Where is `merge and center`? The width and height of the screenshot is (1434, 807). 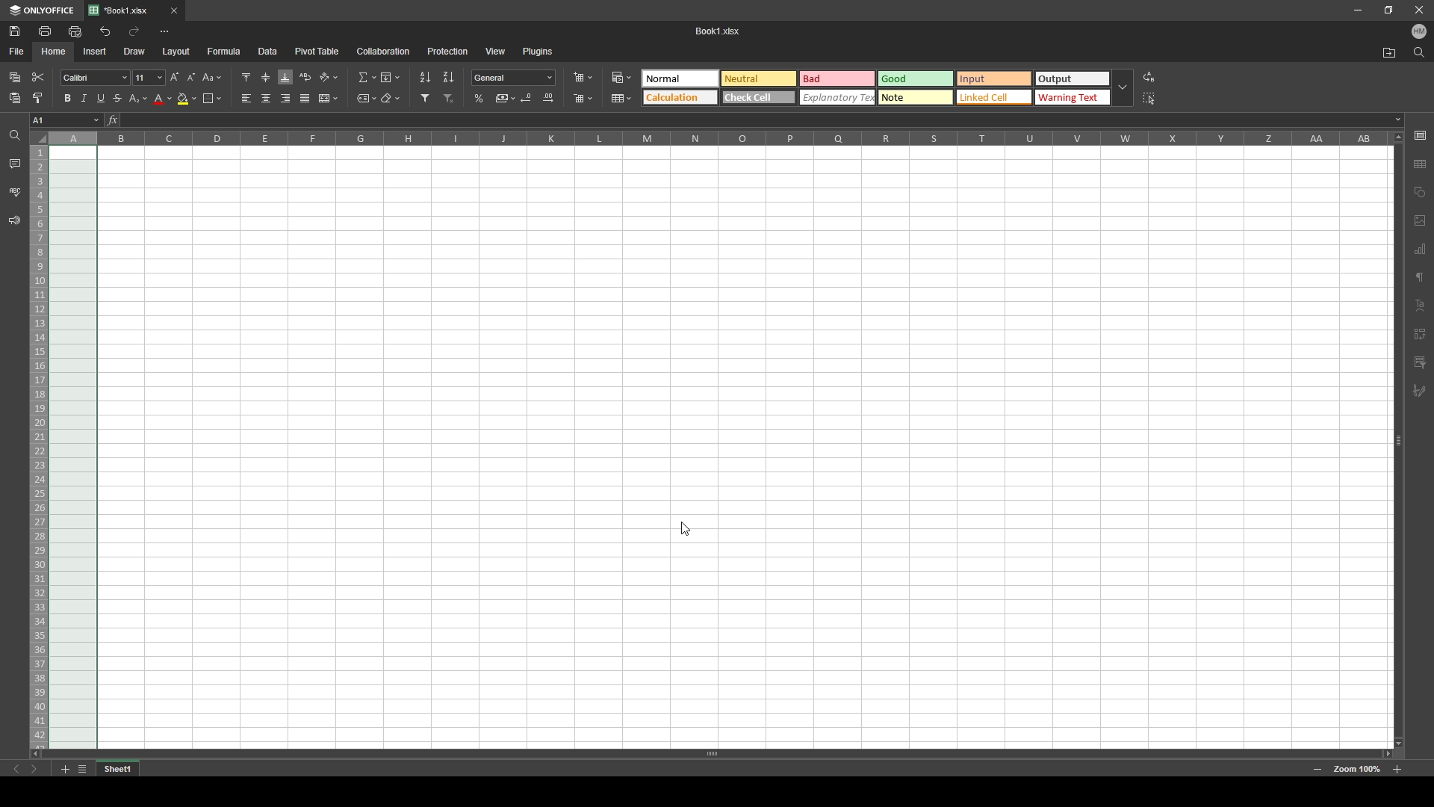 merge and center is located at coordinates (328, 98).